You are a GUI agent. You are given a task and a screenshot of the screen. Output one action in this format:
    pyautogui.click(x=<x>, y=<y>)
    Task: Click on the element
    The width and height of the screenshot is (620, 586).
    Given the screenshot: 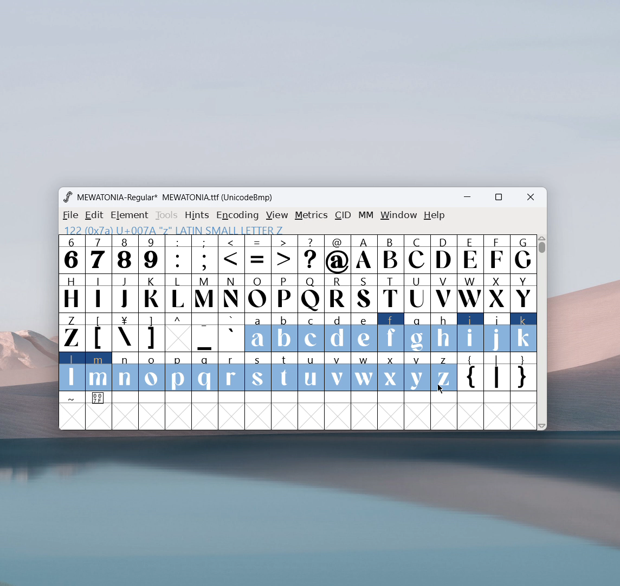 What is the action you would take?
    pyautogui.click(x=130, y=215)
    